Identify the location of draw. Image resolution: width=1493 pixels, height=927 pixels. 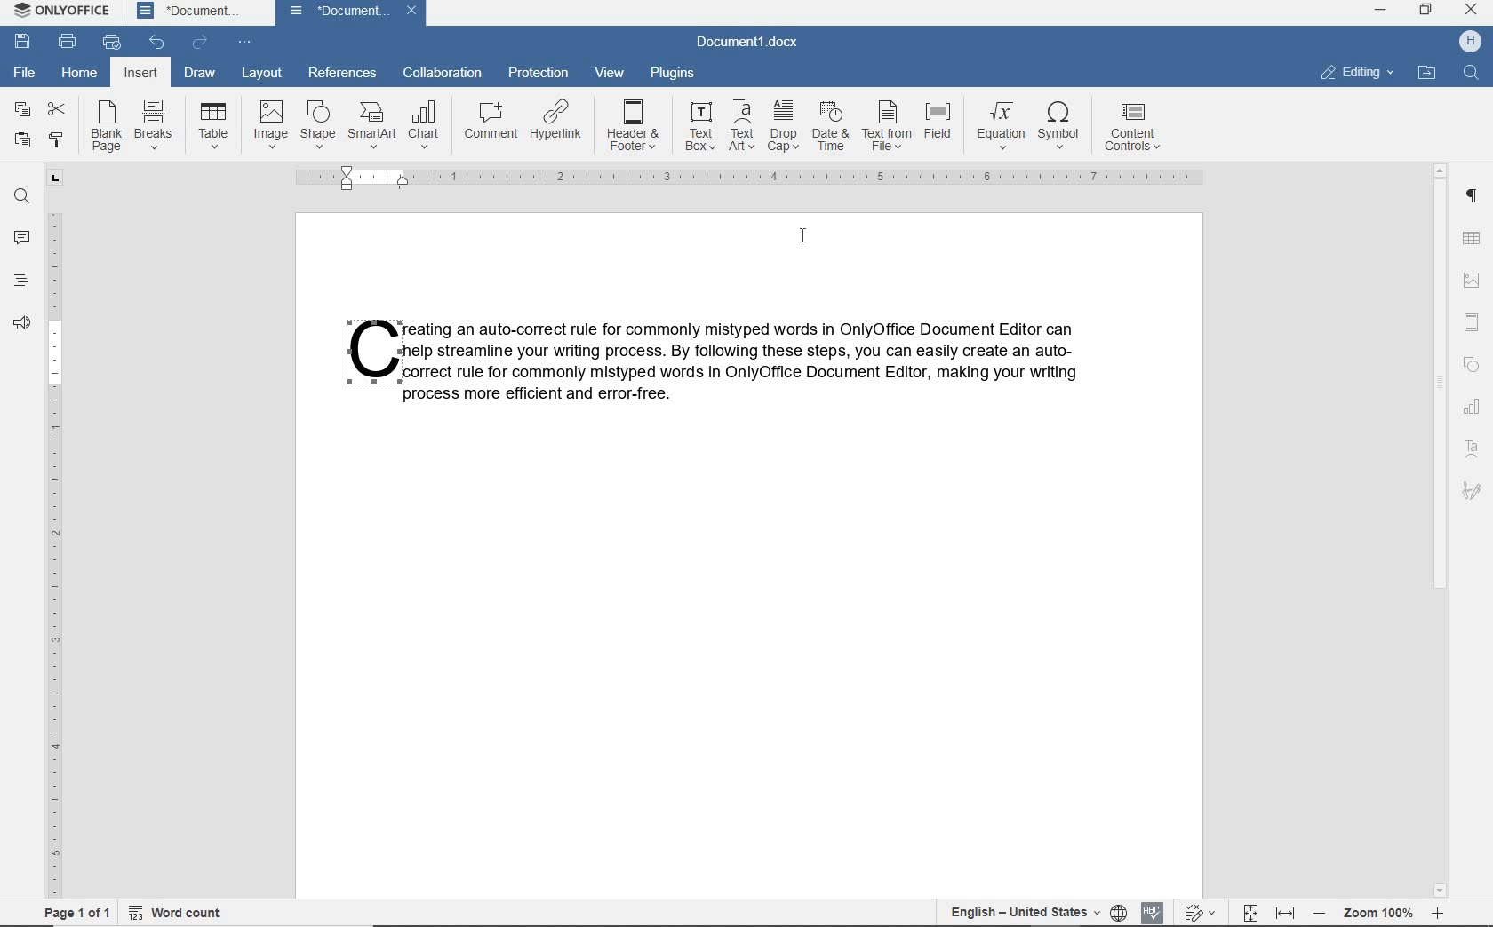
(200, 75).